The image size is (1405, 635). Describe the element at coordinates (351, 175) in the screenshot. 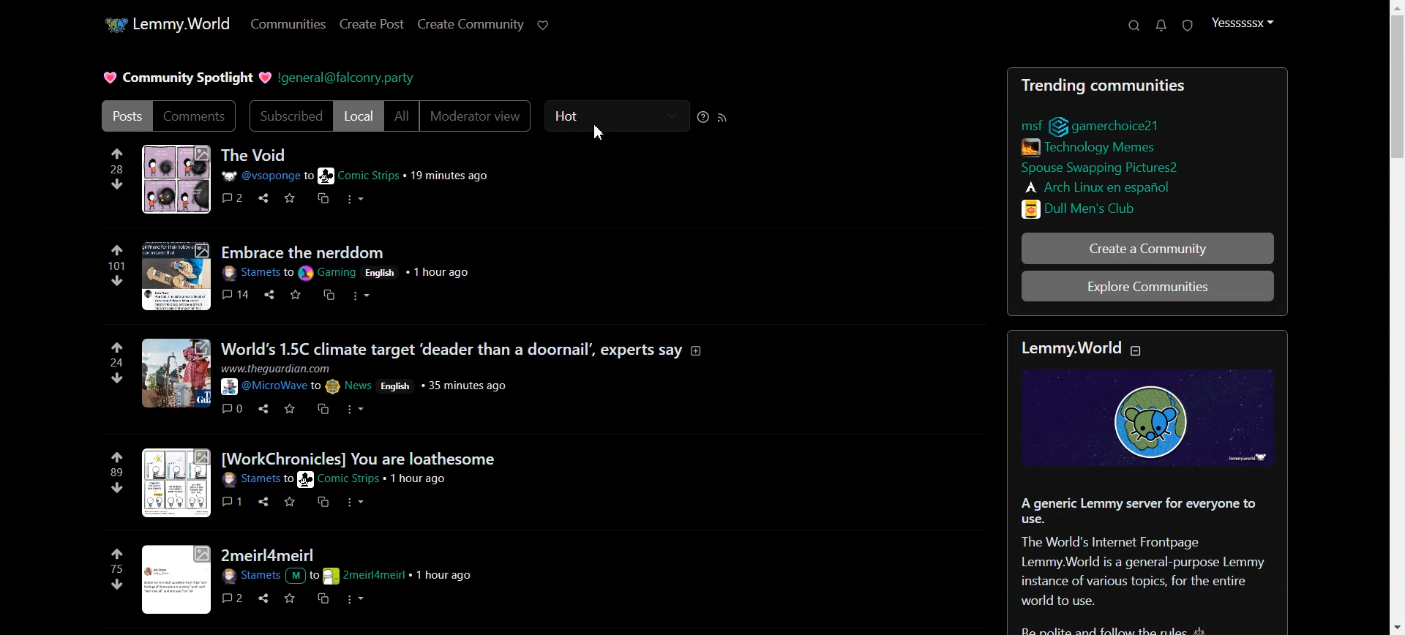

I see `post details` at that location.